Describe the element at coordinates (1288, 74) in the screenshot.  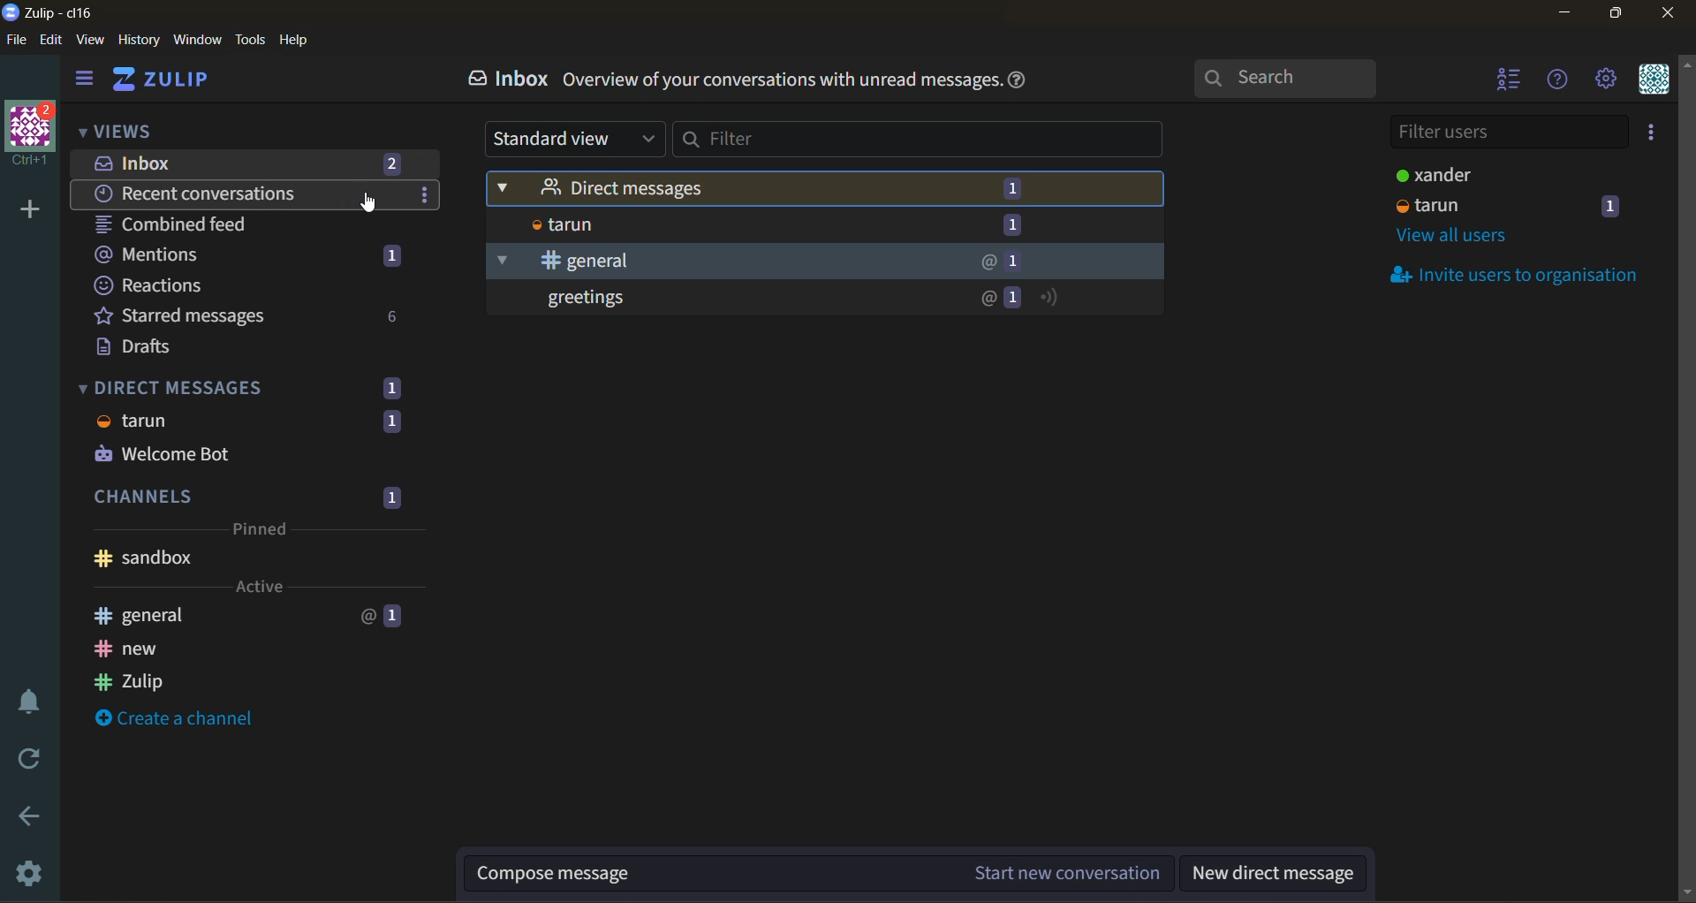
I see `search` at that location.